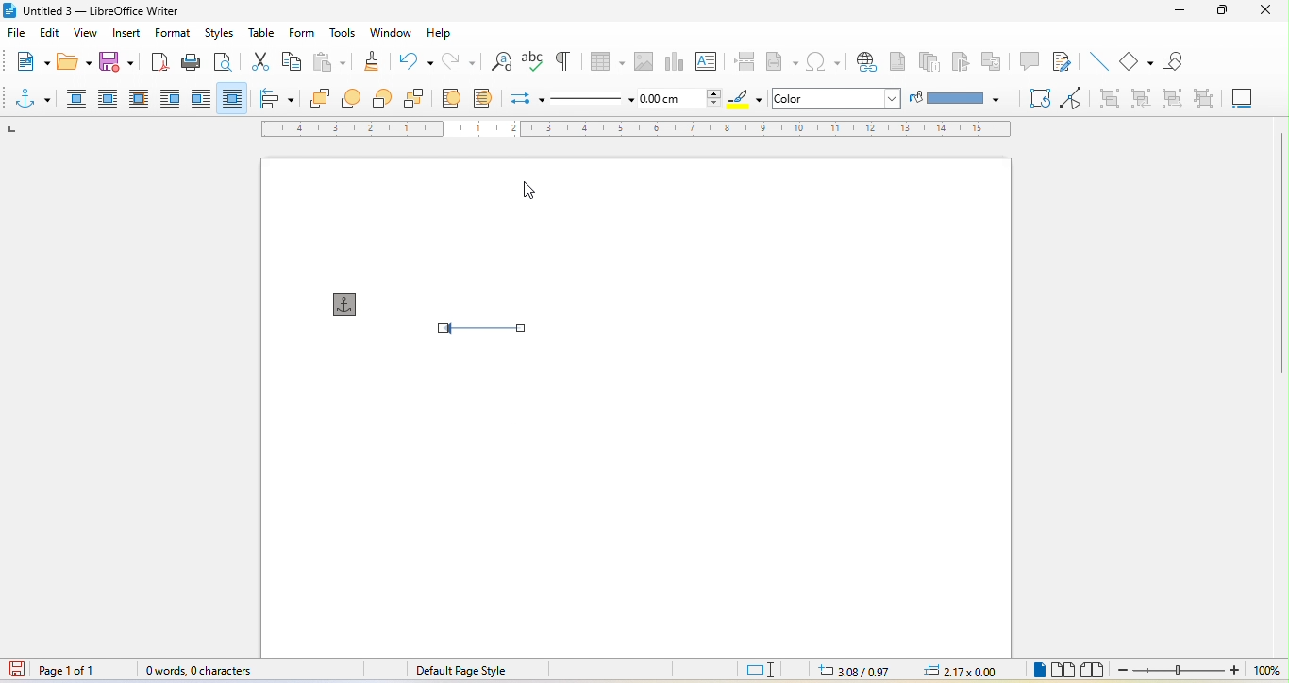 The image size is (1289, 683). Describe the element at coordinates (158, 61) in the screenshot. I see `export directly as pdf` at that location.